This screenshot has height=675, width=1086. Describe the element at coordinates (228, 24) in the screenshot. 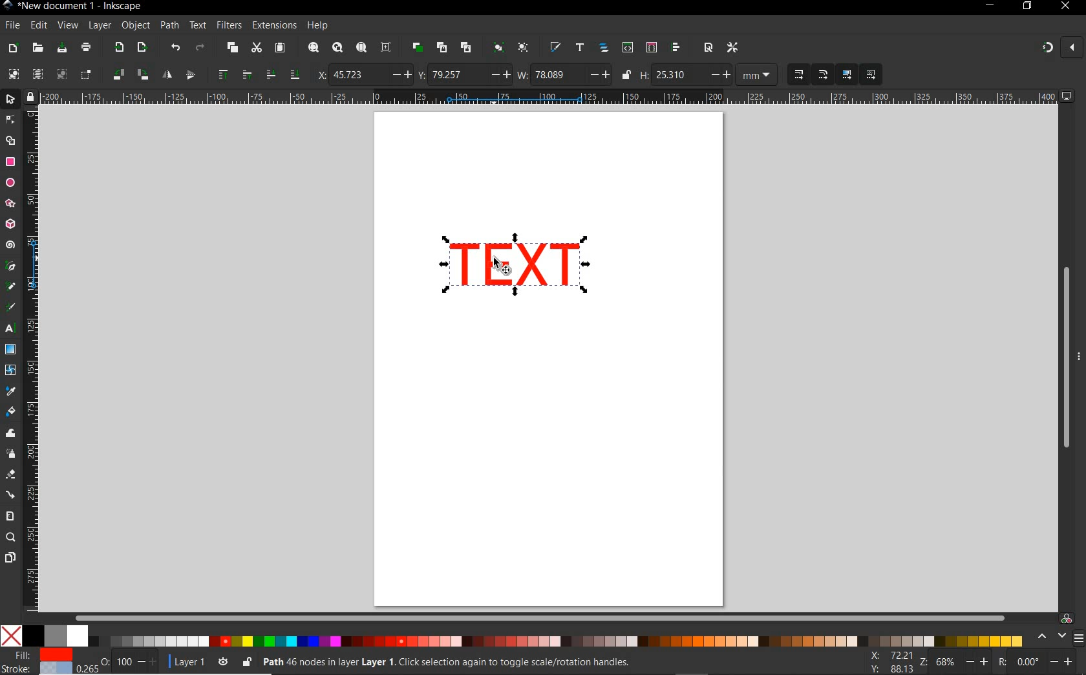

I see `FILTERS` at that location.